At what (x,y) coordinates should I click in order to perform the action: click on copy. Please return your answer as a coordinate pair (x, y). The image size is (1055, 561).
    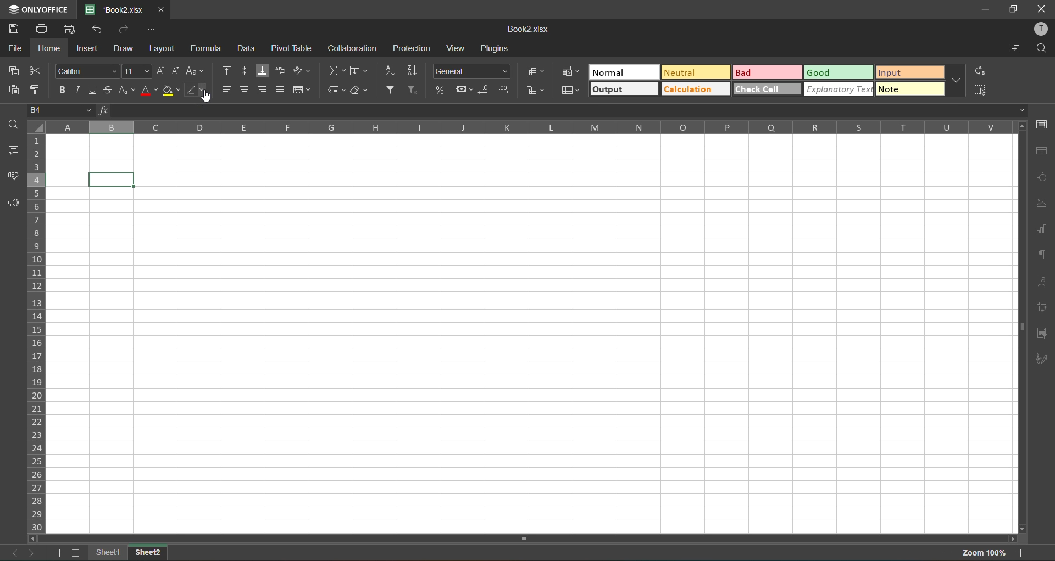
    Looking at the image, I should click on (15, 70).